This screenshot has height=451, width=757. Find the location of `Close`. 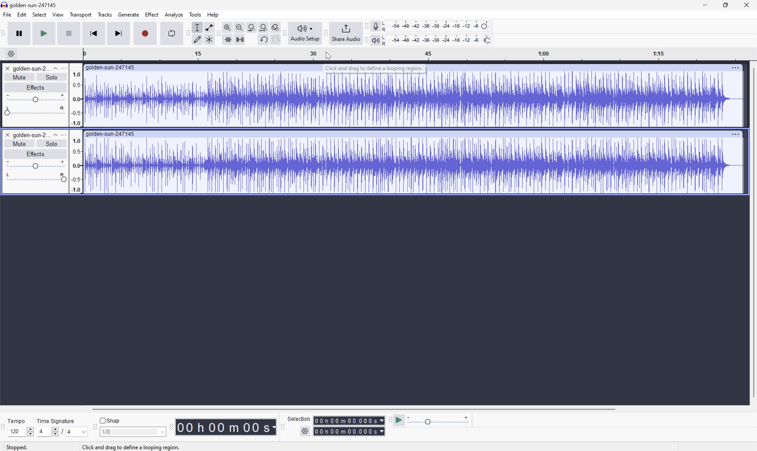

Close is located at coordinates (7, 135).